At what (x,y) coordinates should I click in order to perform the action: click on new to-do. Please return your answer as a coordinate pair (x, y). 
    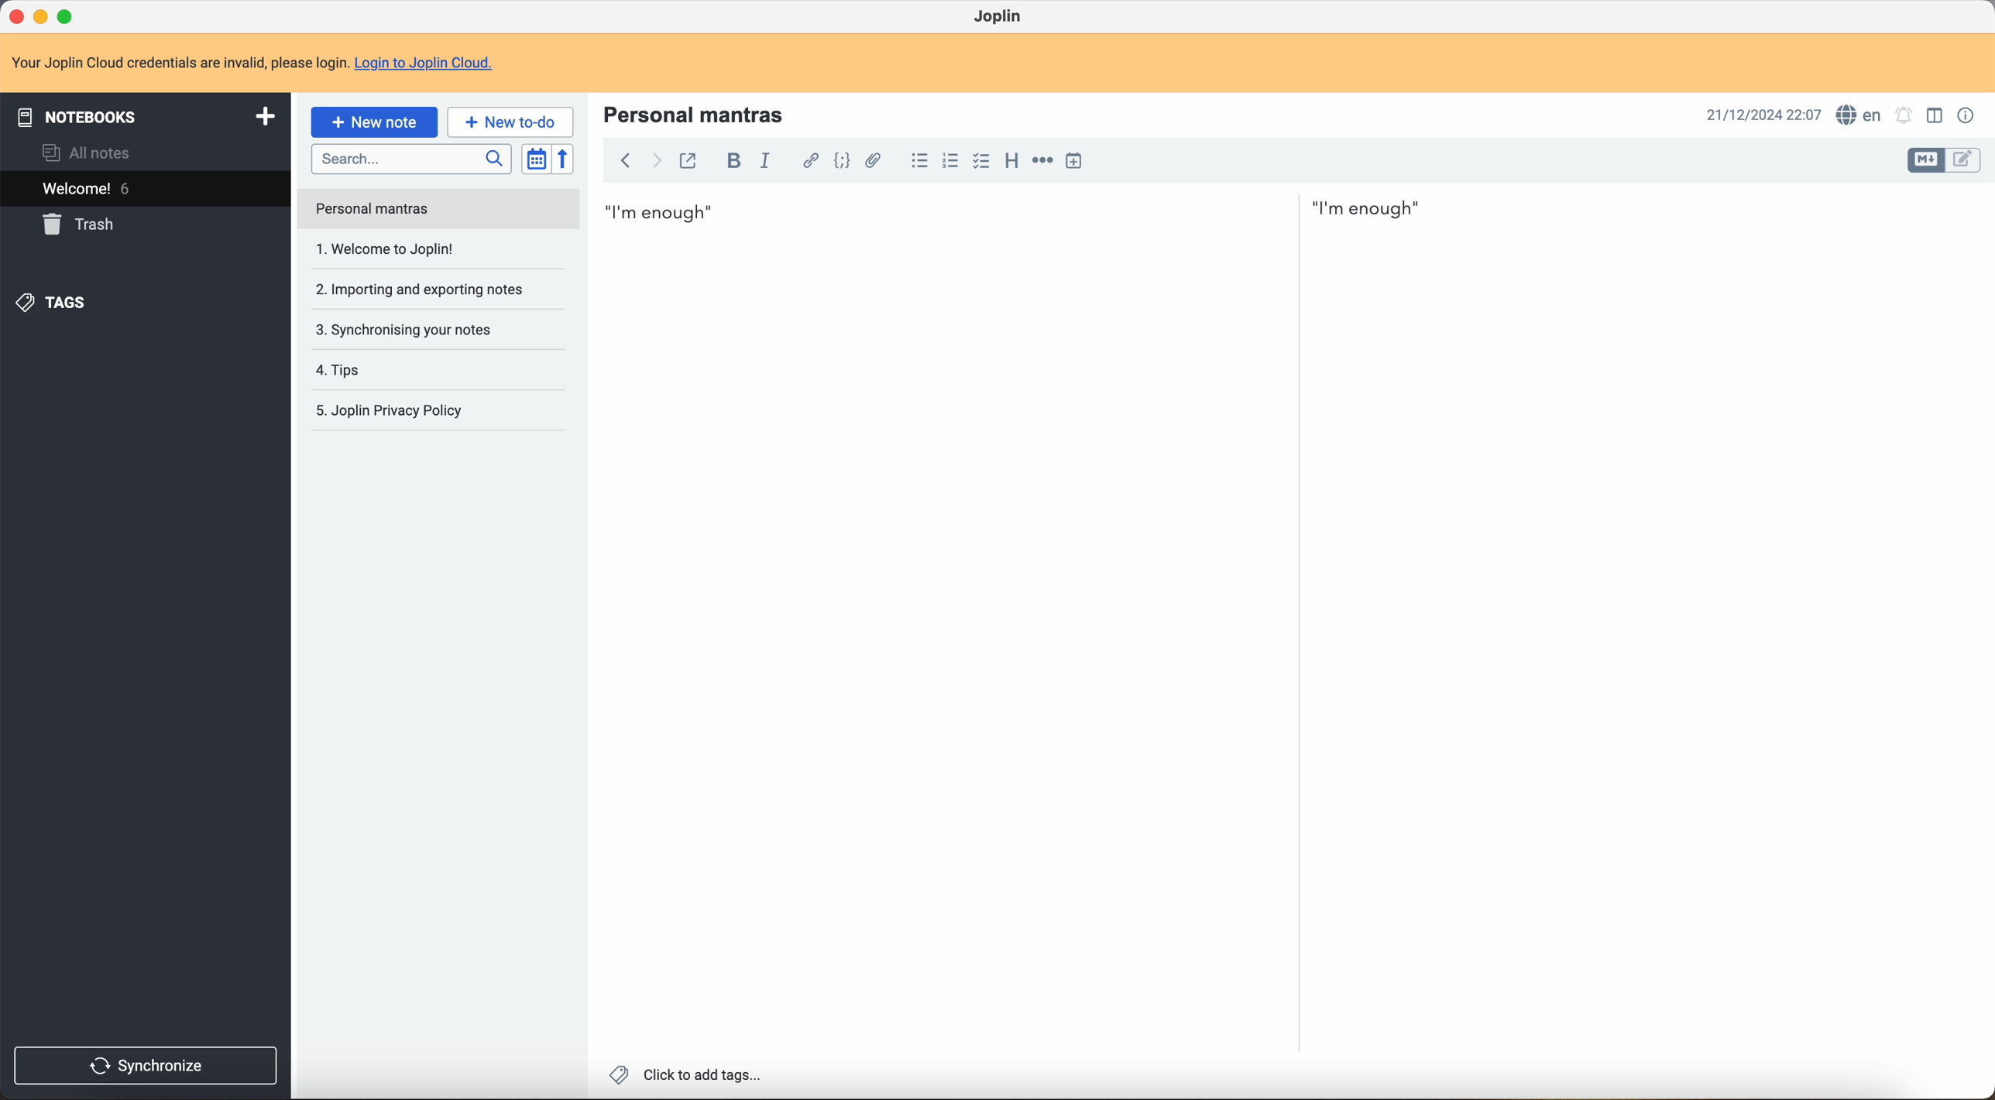
    Looking at the image, I should click on (510, 121).